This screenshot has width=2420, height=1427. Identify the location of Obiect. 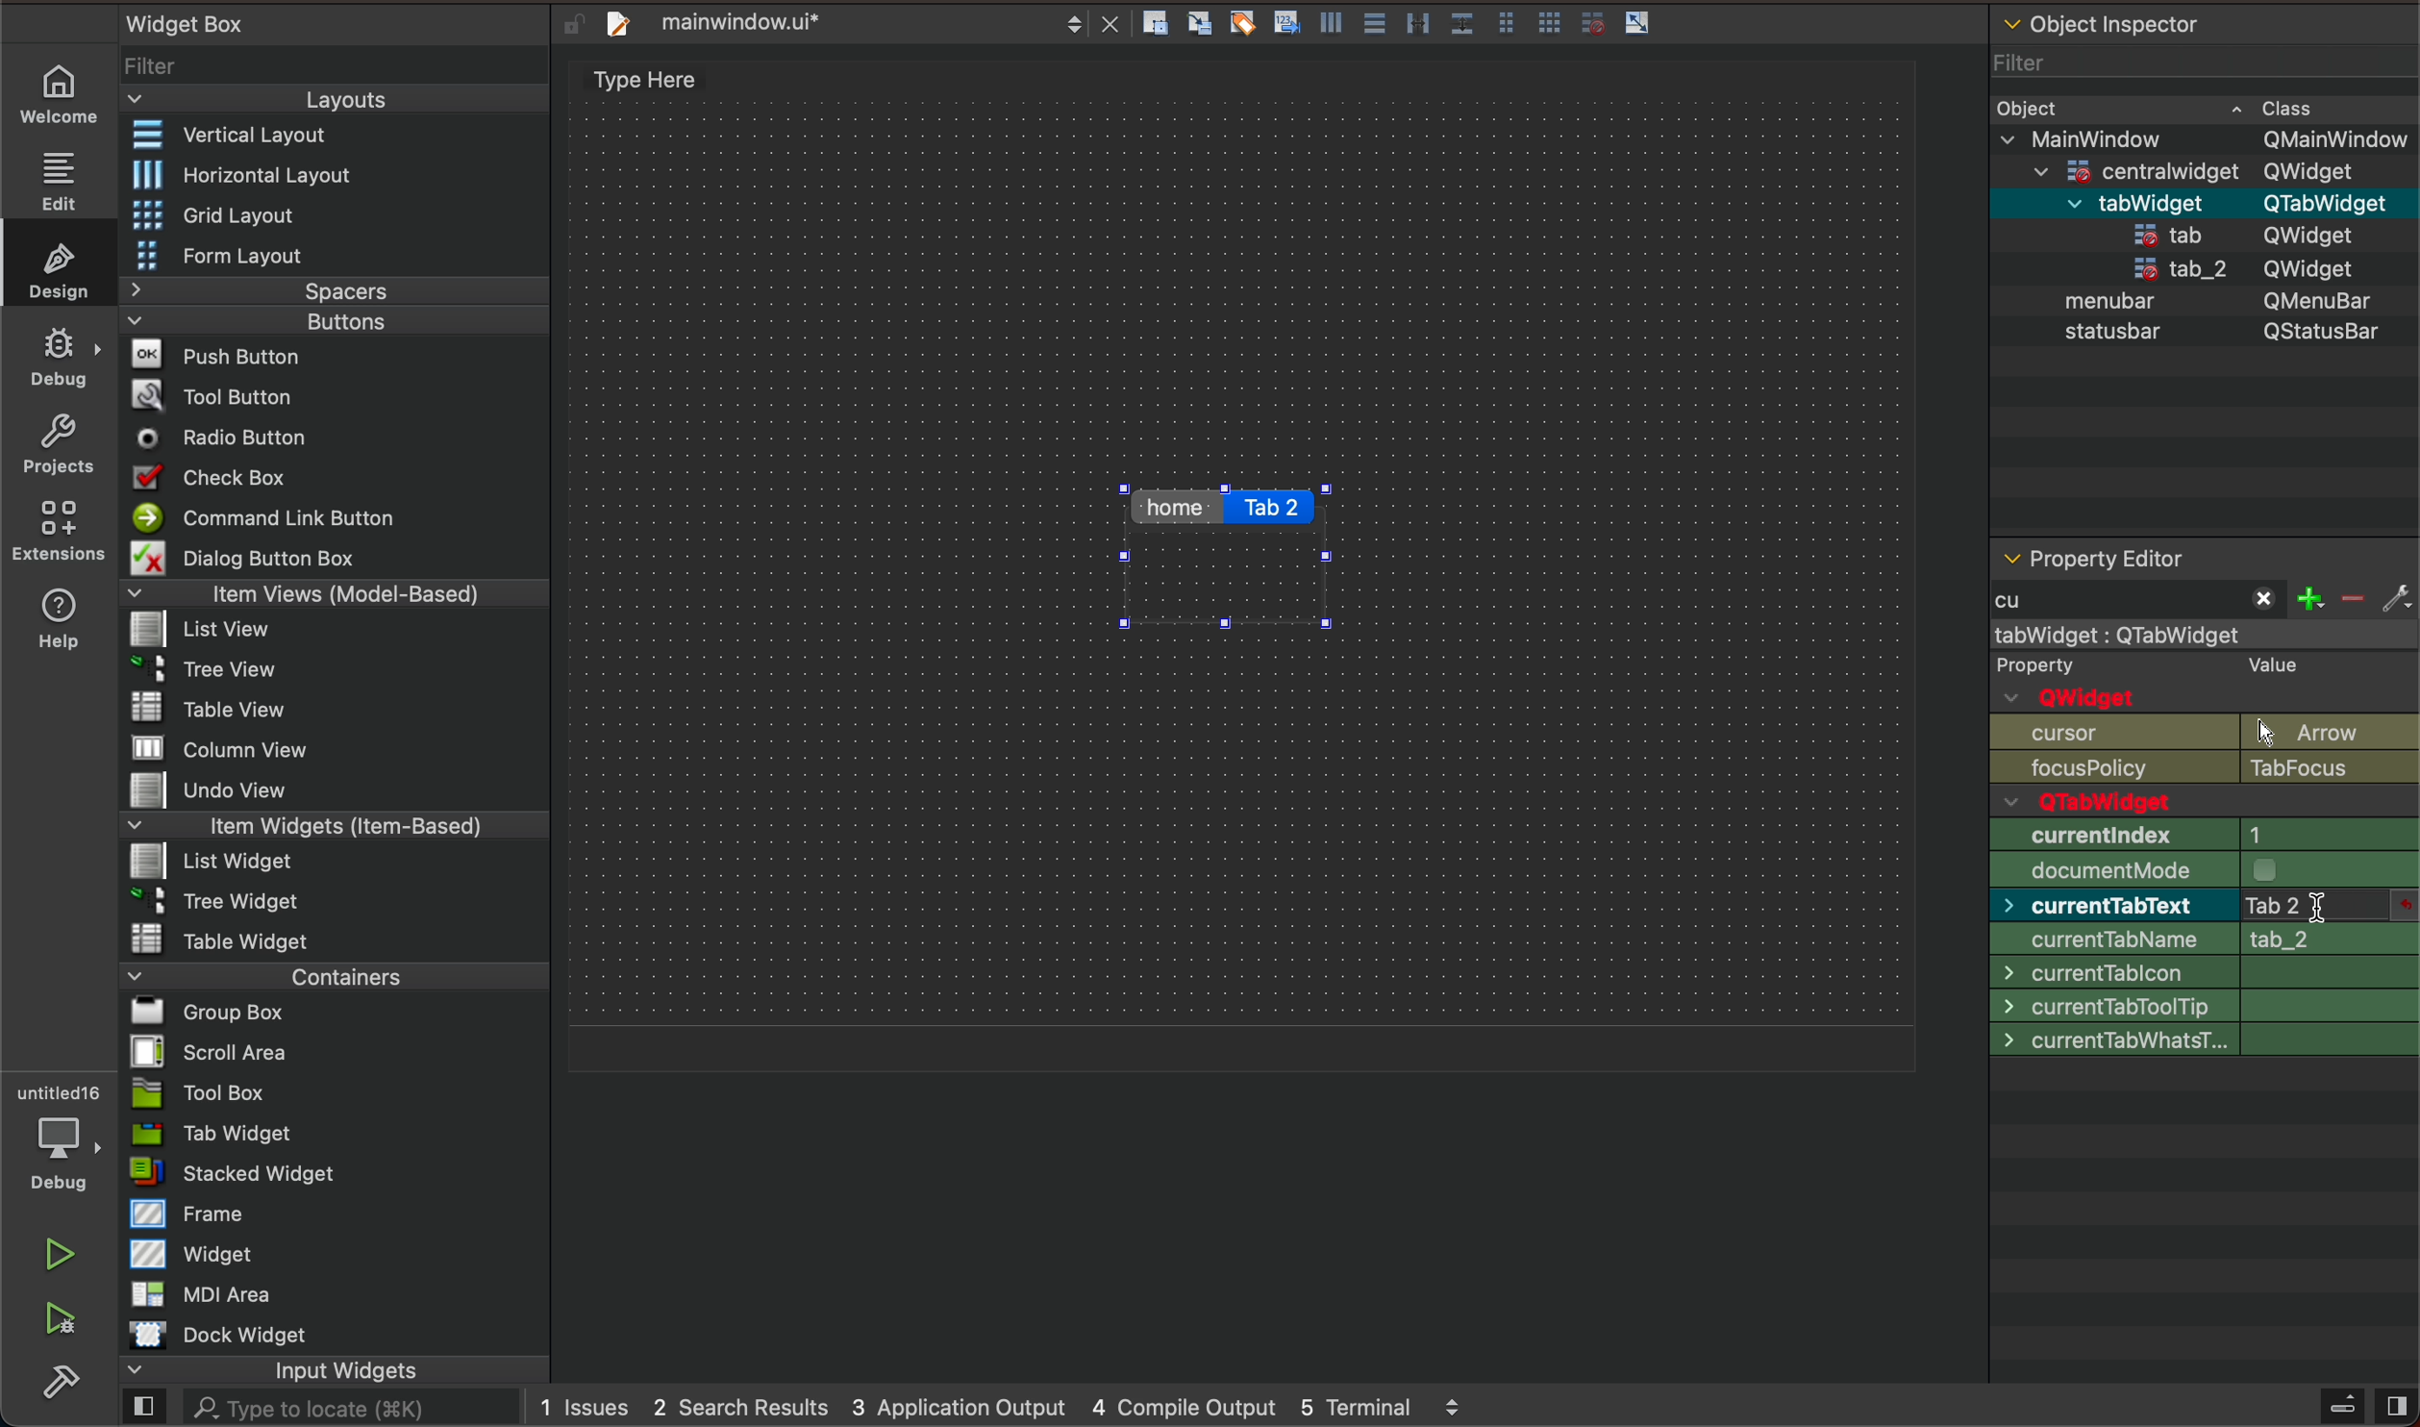
(2028, 104).